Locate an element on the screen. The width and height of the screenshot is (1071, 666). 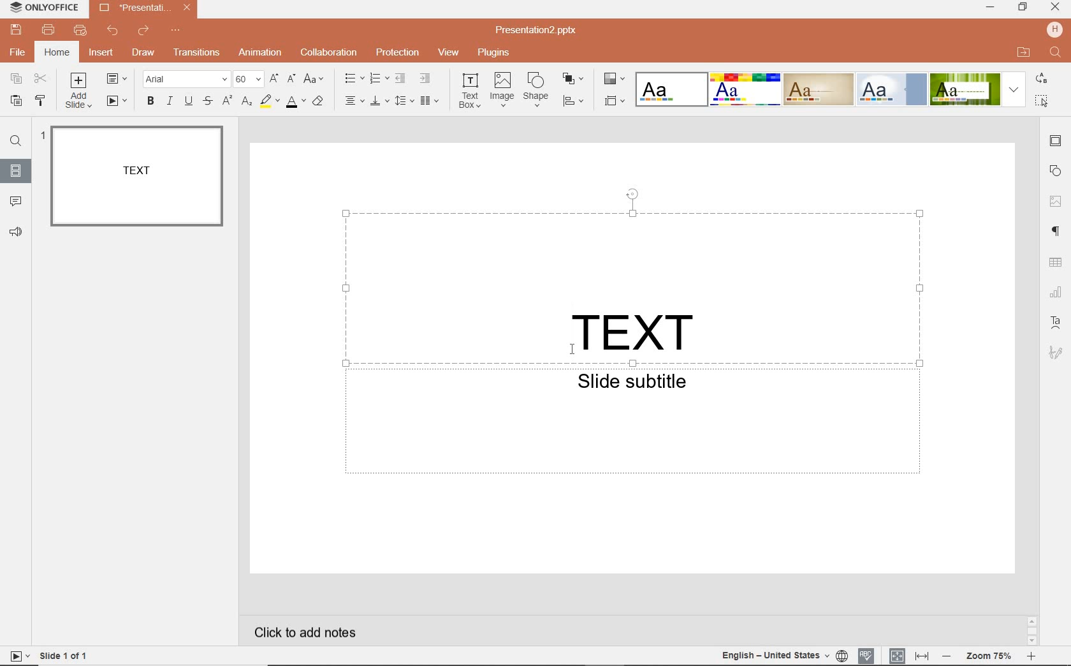
IMAGE SETTINGS is located at coordinates (1057, 199).